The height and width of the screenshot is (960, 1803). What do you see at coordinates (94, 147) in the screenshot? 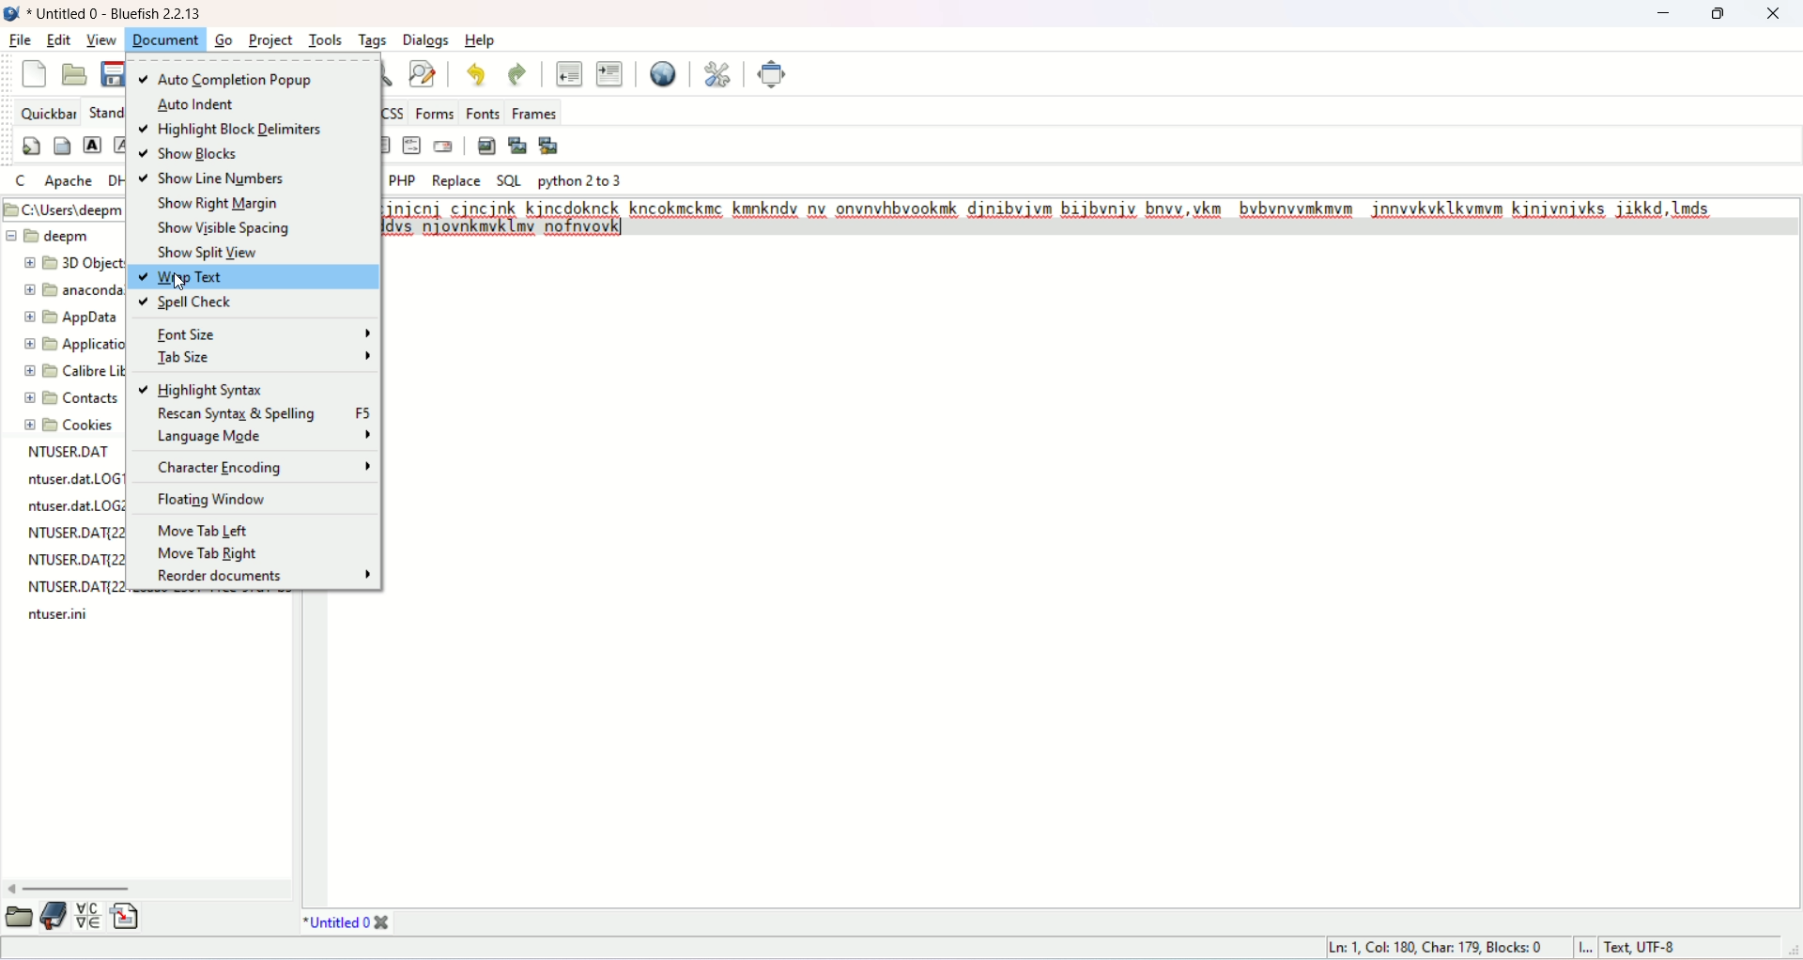
I see `strong` at bounding box center [94, 147].